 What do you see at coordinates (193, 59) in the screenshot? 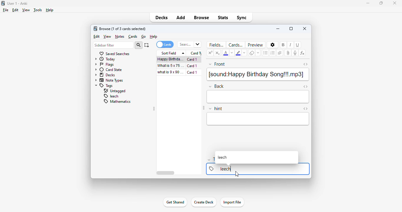
I see `card 1` at bounding box center [193, 59].